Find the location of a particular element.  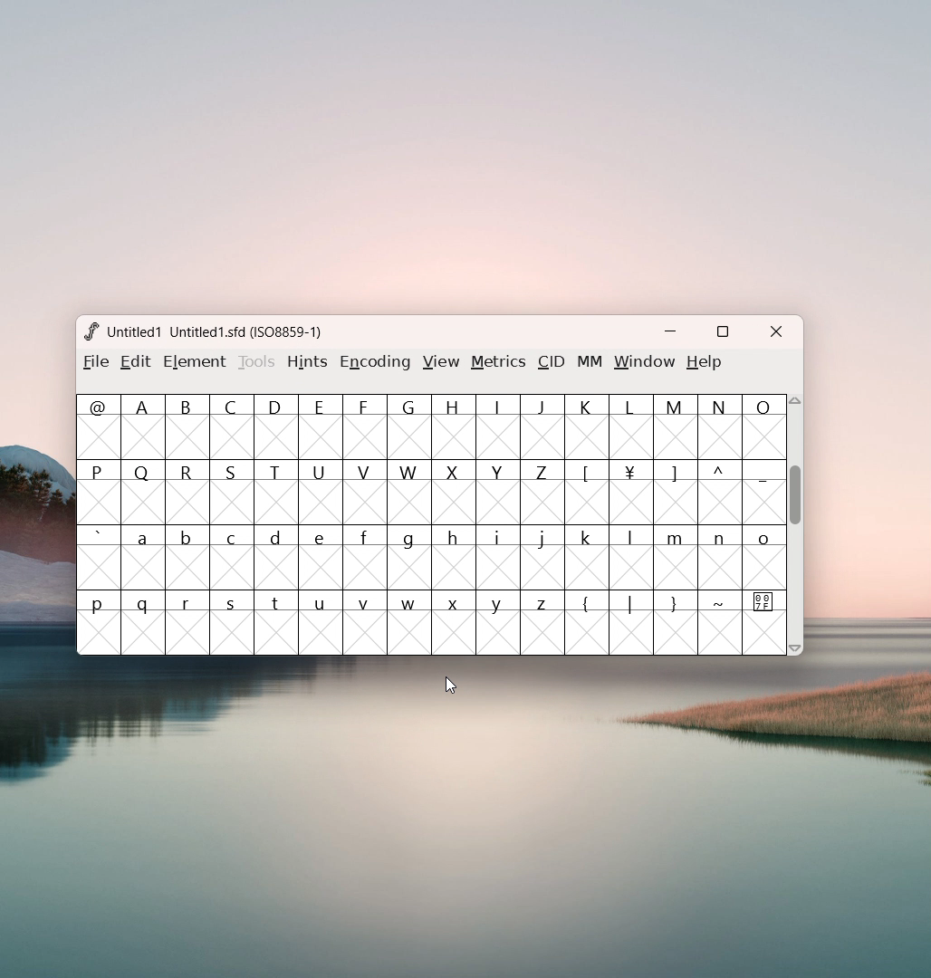

C is located at coordinates (233, 427).